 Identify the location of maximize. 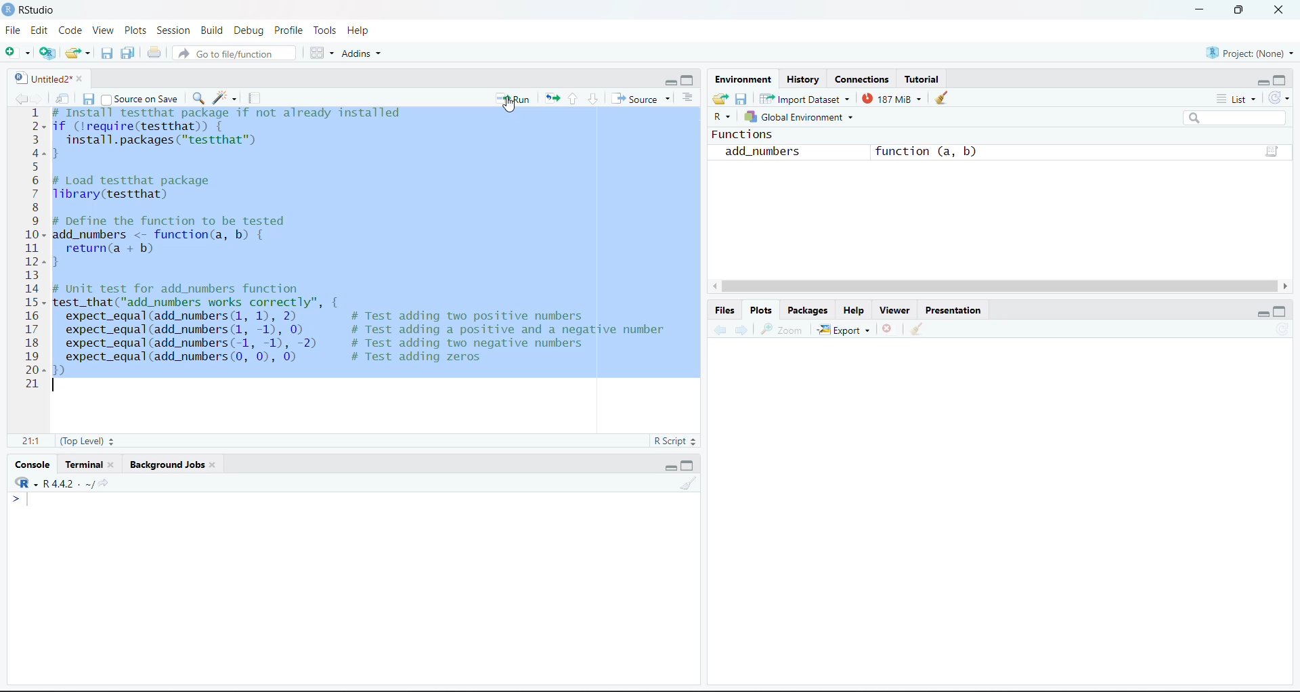
(690, 80).